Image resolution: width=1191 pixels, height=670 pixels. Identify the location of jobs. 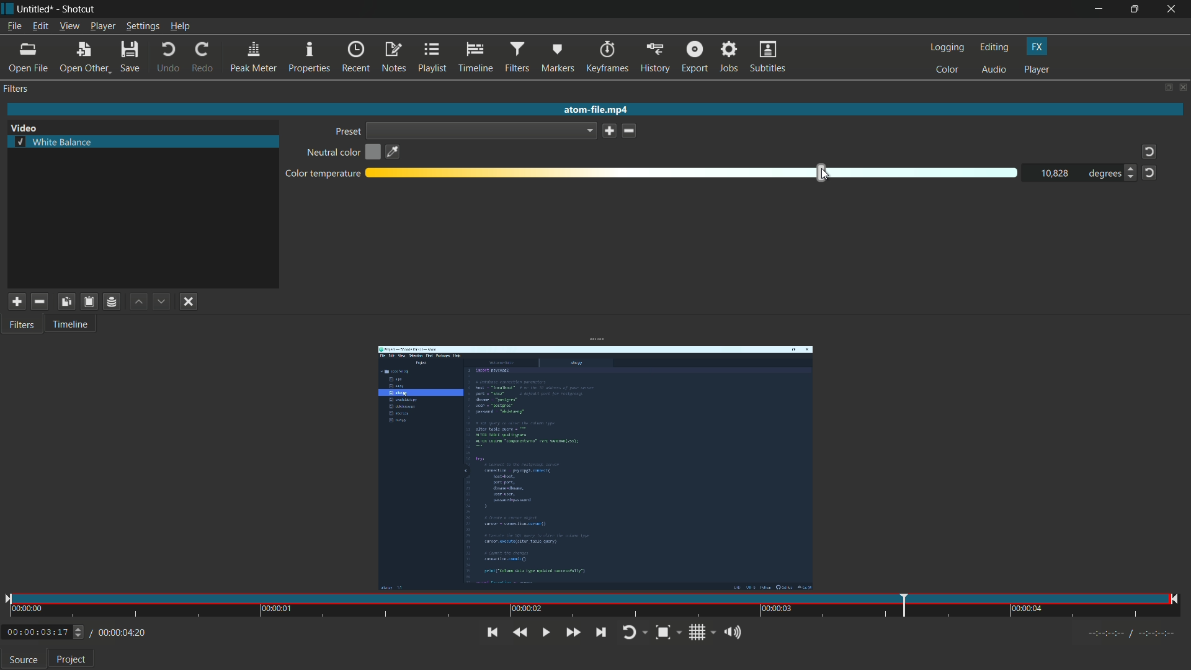
(731, 56).